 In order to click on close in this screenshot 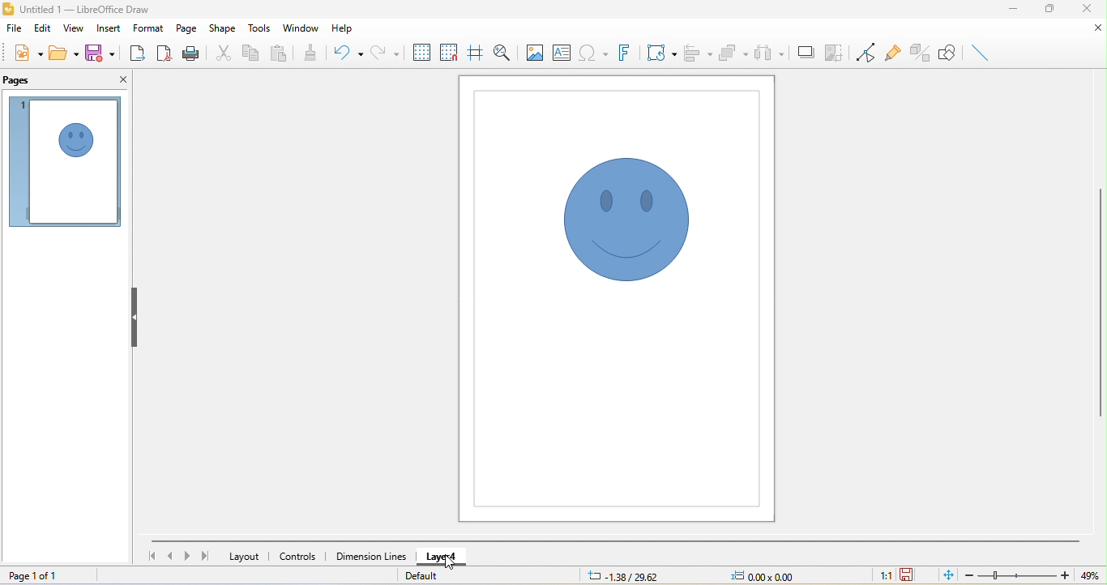, I will do `click(1086, 9)`.